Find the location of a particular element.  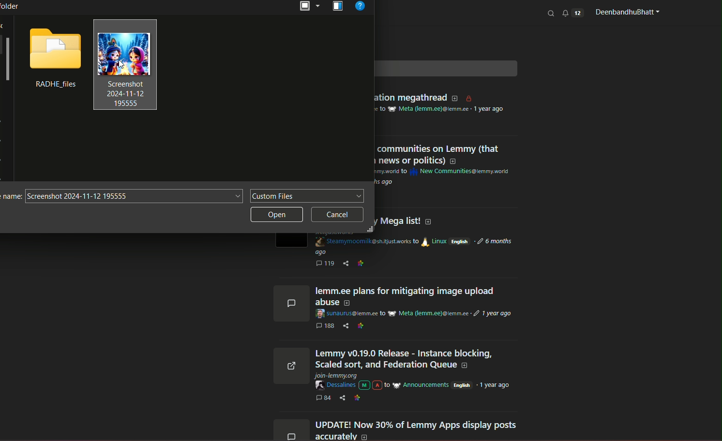

Posts is located at coordinates (418, 360).